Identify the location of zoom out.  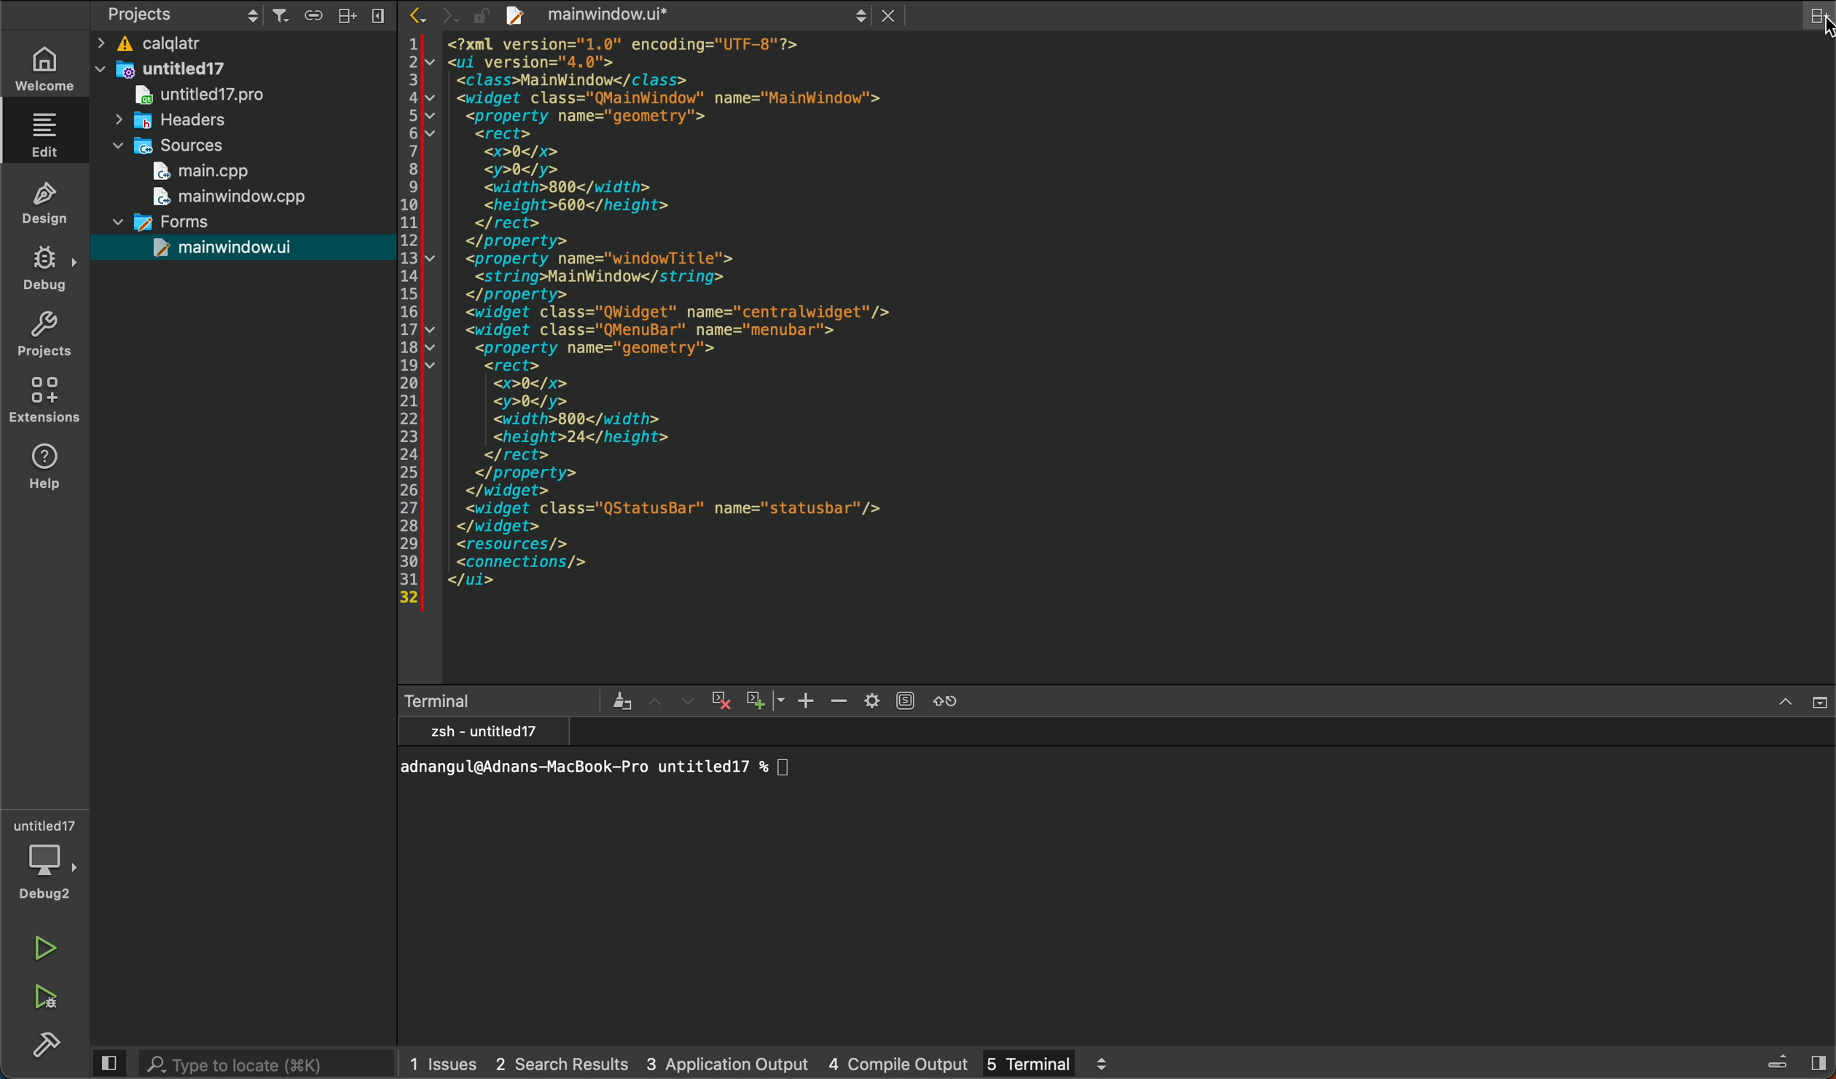
(764, 698).